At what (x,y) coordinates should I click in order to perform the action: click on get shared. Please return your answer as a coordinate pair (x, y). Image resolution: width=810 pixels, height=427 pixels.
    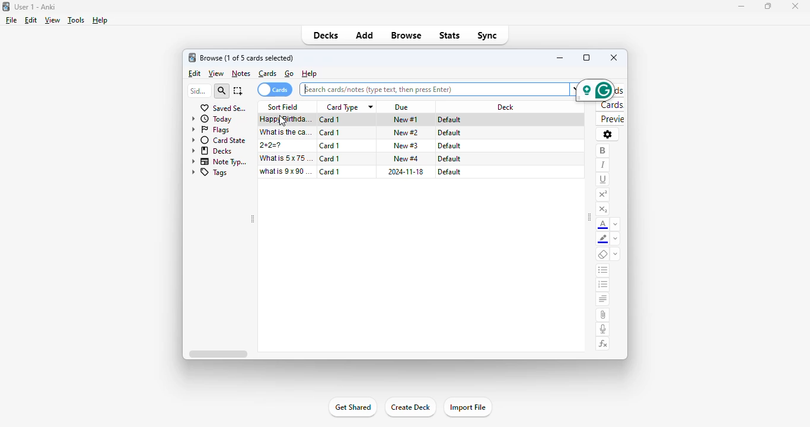
    Looking at the image, I should click on (353, 407).